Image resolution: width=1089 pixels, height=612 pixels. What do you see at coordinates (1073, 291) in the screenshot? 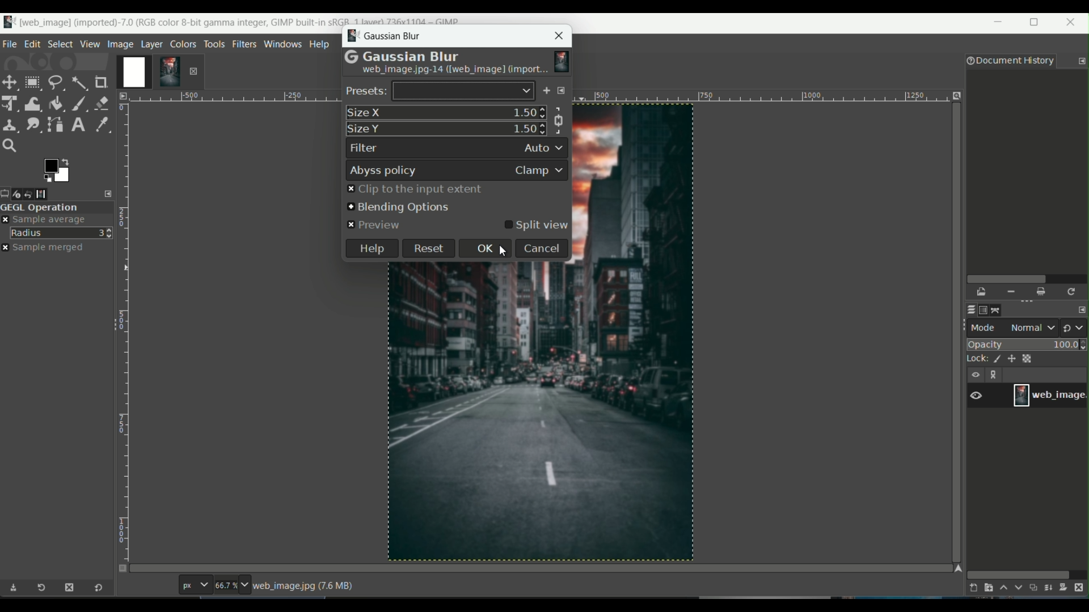
I see `recreate preview` at bounding box center [1073, 291].